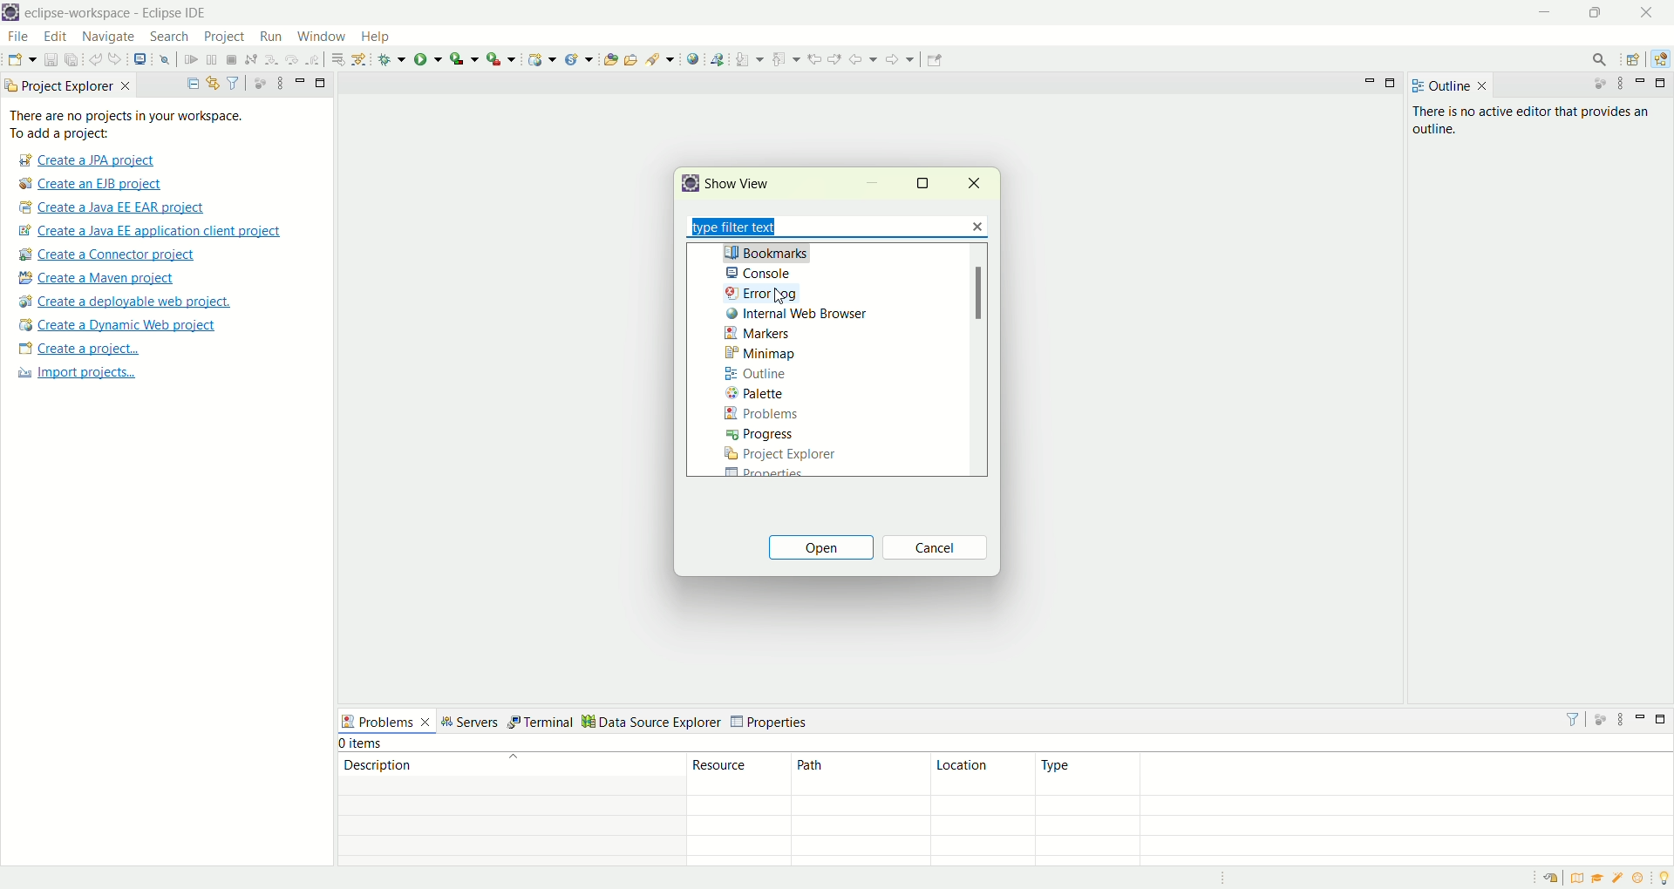 The width and height of the screenshot is (1674, 889). I want to click on terminate, so click(231, 58).